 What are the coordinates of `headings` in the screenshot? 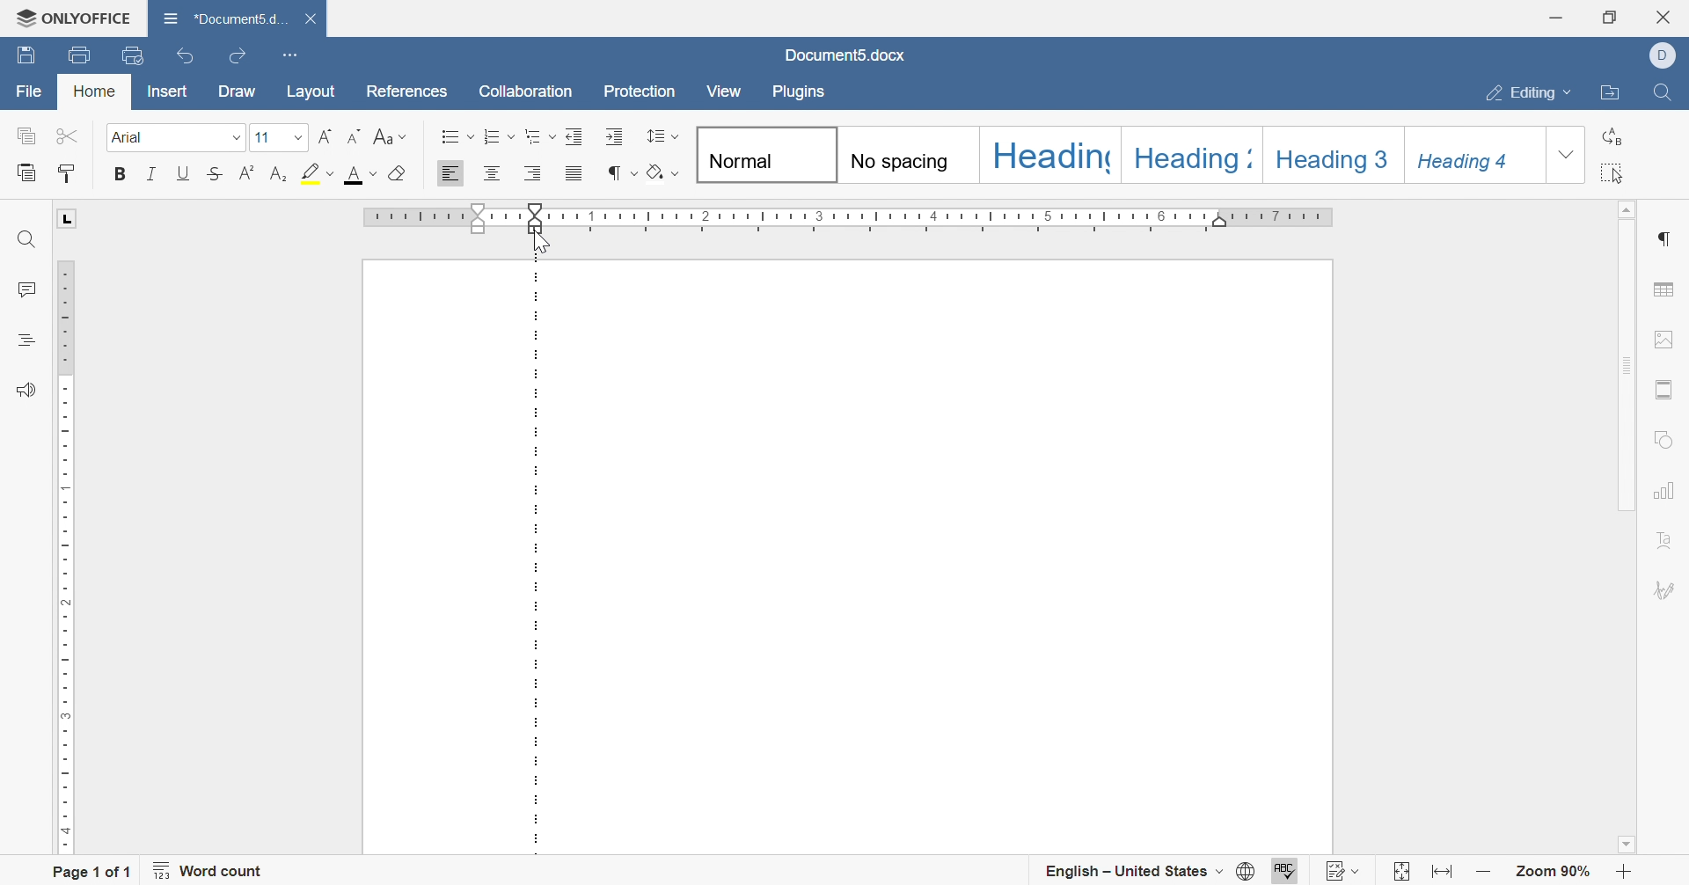 It's located at (21, 340).